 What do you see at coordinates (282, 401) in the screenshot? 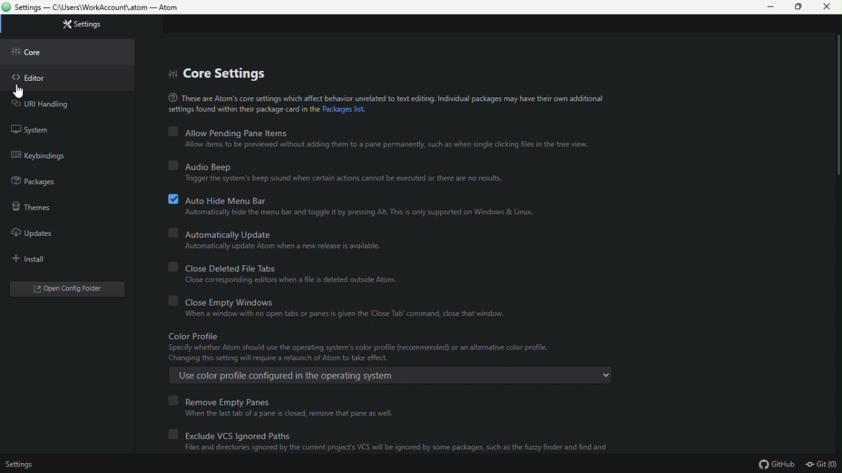
I see `Remove empty panes` at bounding box center [282, 401].